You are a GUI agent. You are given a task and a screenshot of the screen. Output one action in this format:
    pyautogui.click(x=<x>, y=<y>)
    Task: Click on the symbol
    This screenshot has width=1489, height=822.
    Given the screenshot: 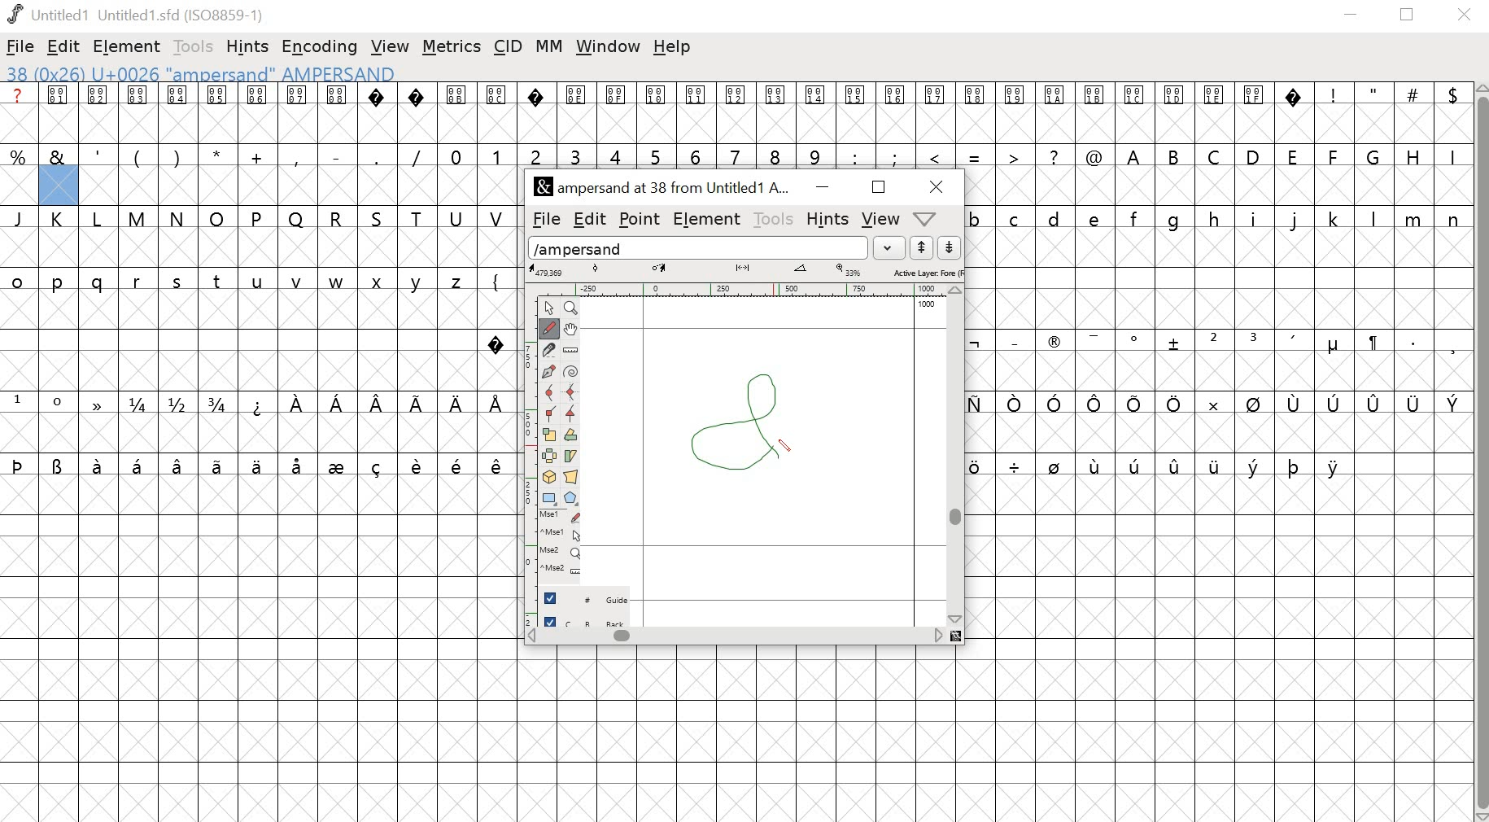 What is the action you would take?
    pyautogui.click(x=1055, y=465)
    